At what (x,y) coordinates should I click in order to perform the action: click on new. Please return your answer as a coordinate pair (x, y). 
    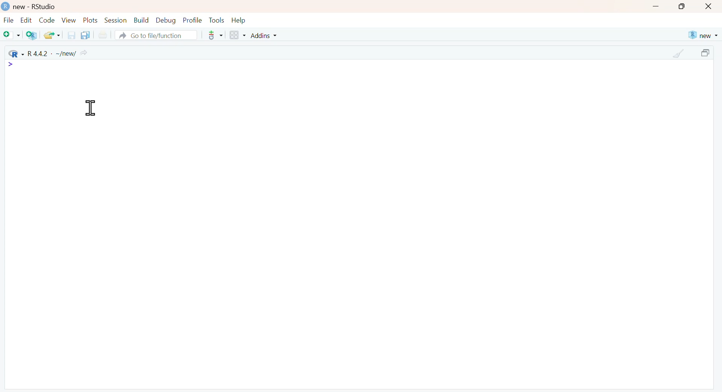
    Looking at the image, I should click on (702, 35).